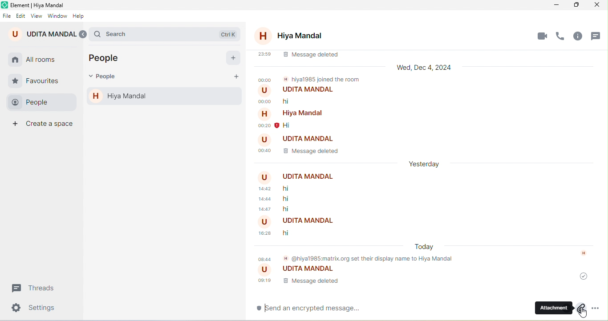 This screenshot has width=608, height=321. Describe the element at coordinates (288, 126) in the screenshot. I see `Hi` at that location.